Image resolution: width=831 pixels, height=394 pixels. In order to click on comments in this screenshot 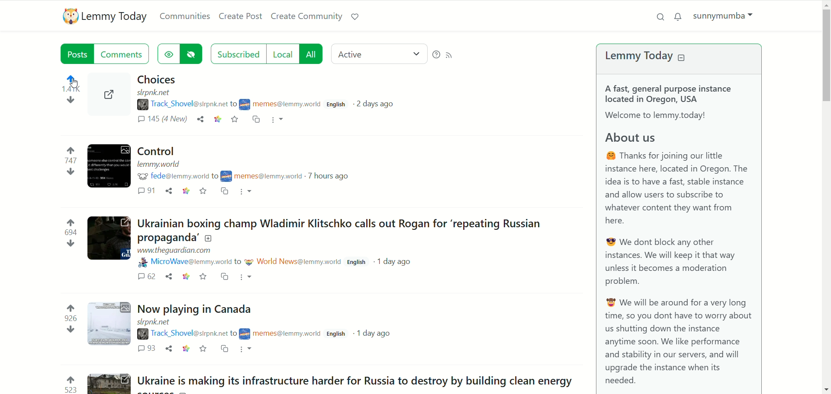, I will do `click(124, 54)`.